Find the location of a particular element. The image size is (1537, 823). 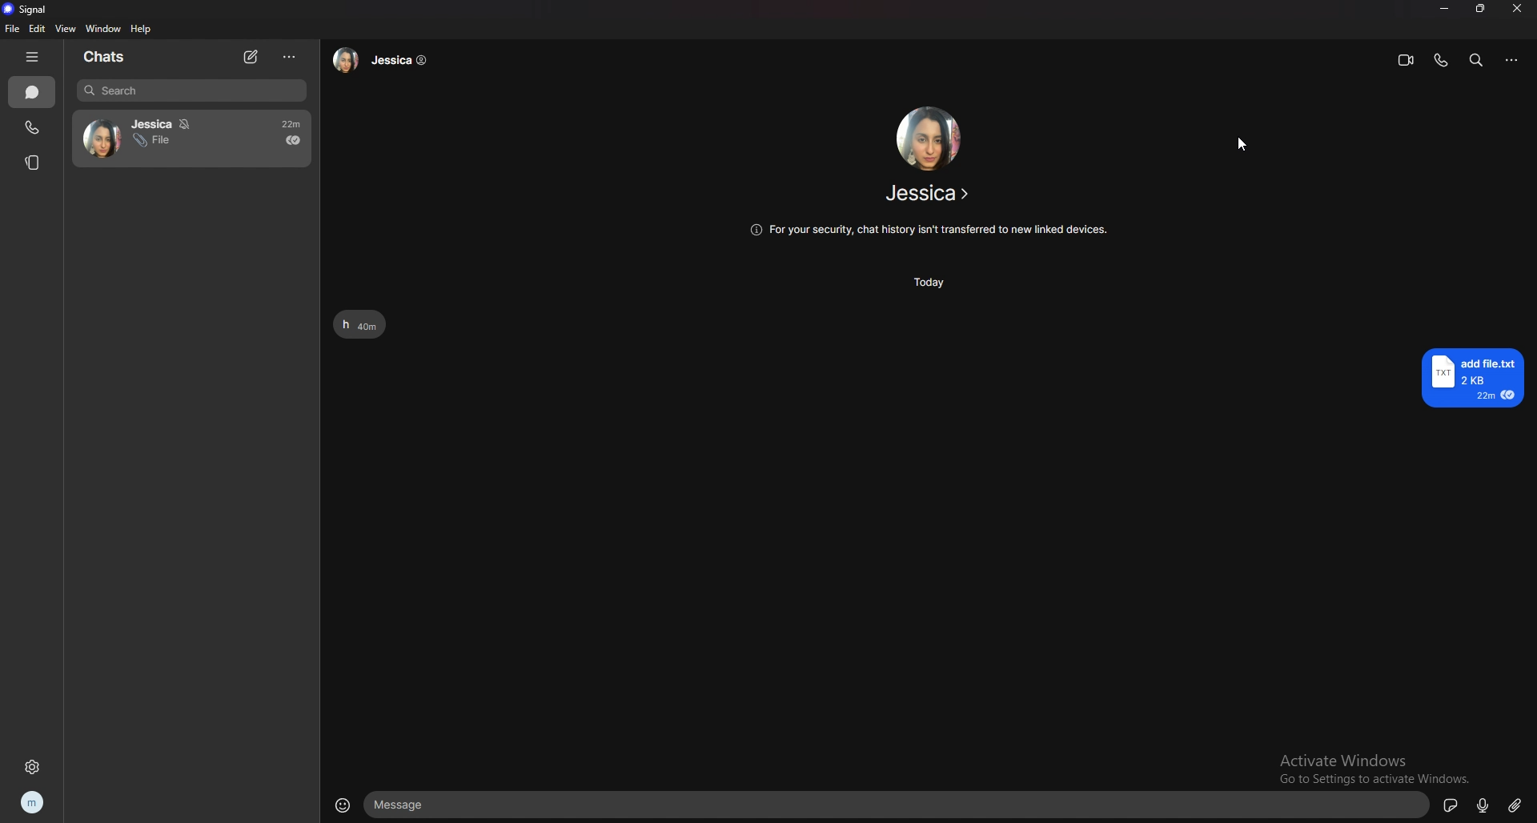

Today is located at coordinates (928, 282).